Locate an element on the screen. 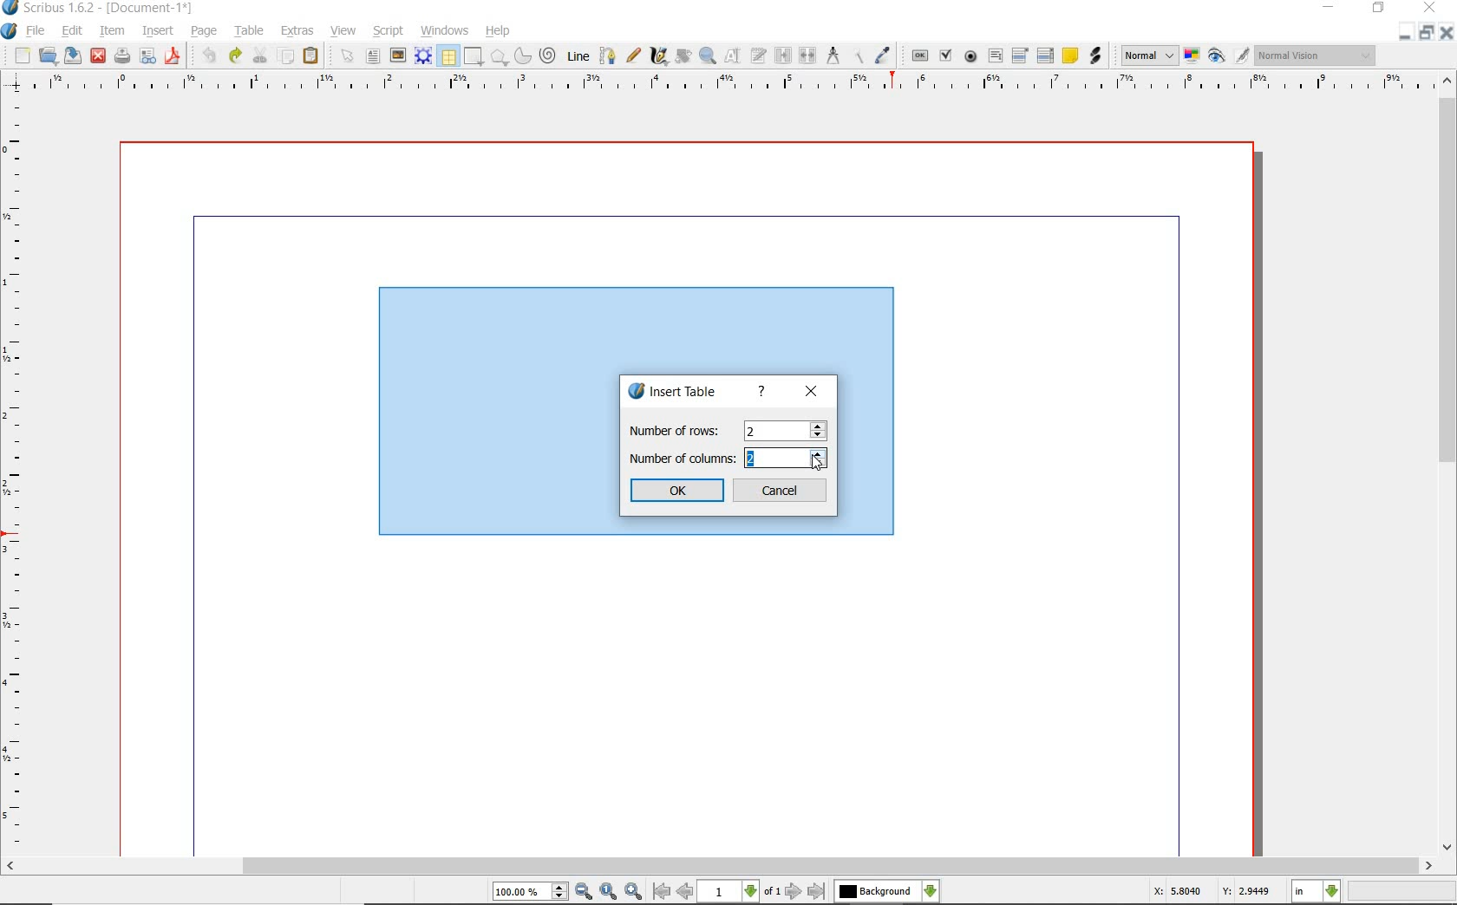 The image size is (1457, 905). file is located at coordinates (36, 32).